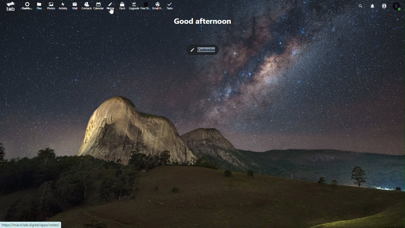 The width and height of the screenshot is (405, 228). I want to click on deck, so click(122, 5).